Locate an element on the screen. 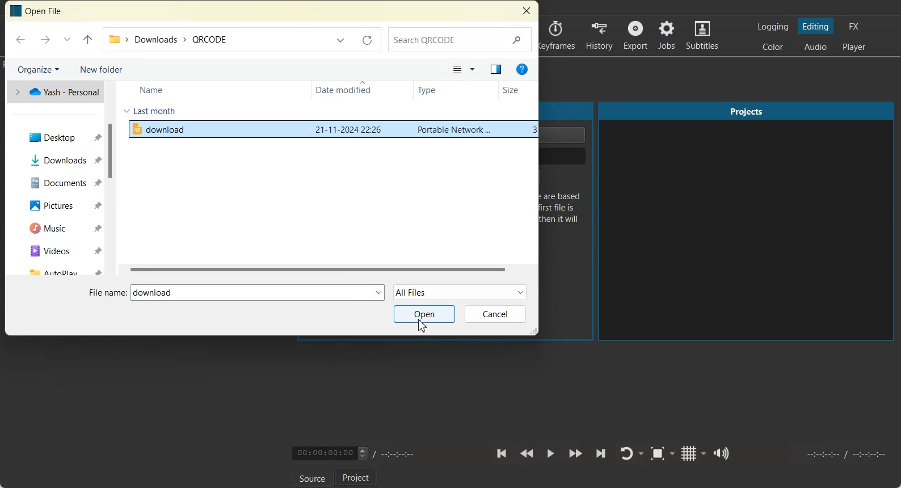  Get Help is located at coordinates (521, 70).